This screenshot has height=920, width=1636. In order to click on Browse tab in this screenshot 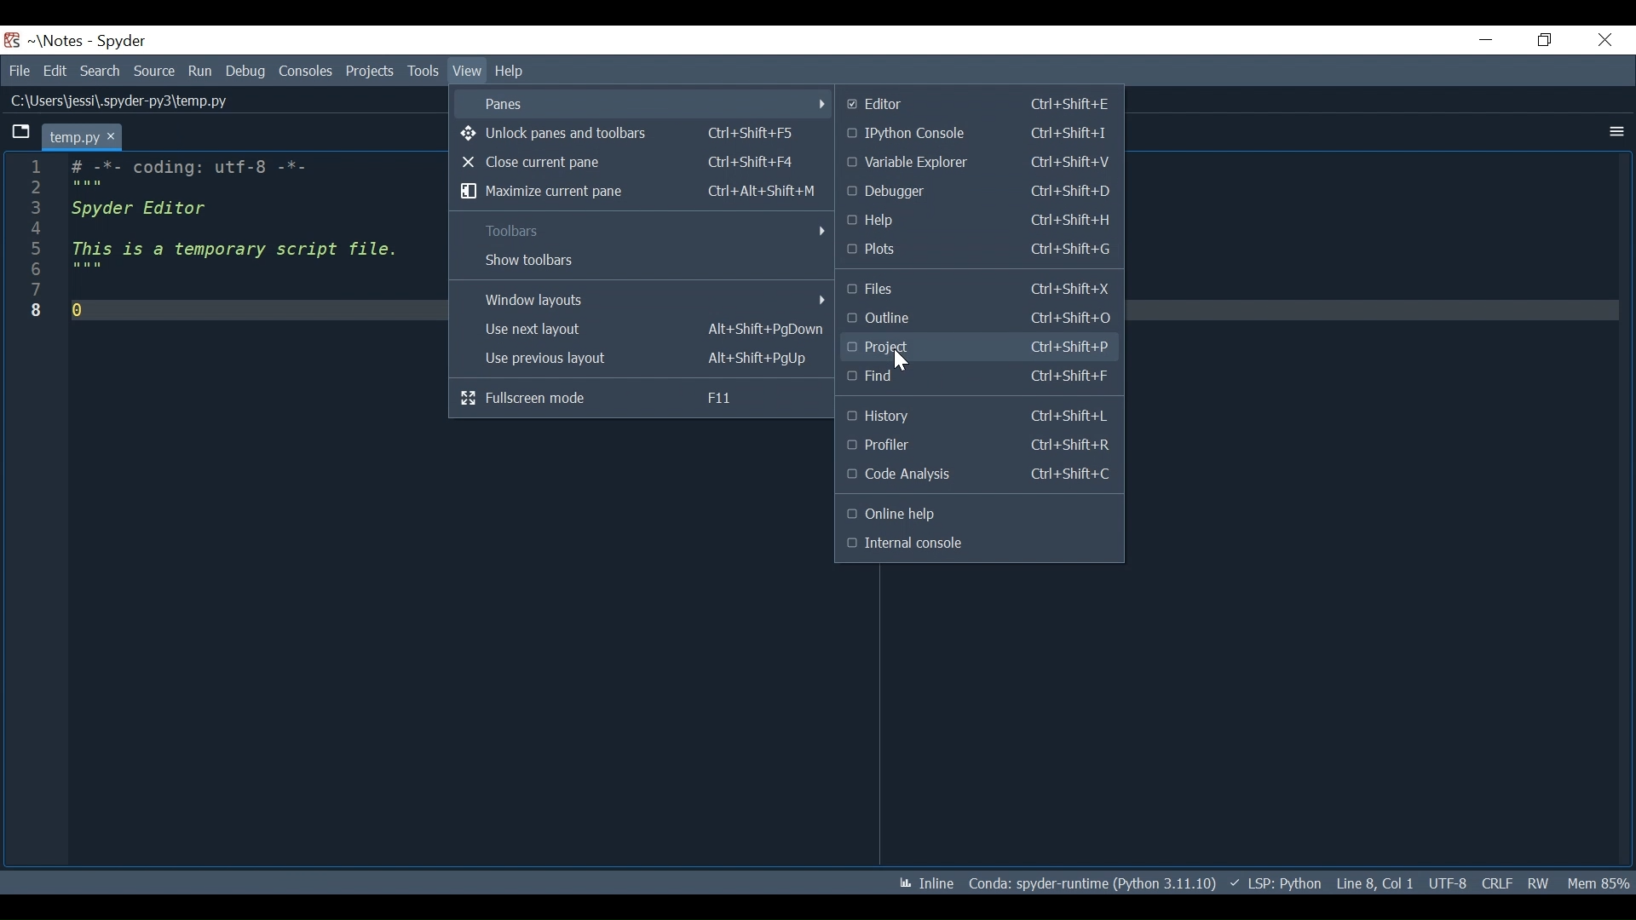, I will do `click(20, 133)`.